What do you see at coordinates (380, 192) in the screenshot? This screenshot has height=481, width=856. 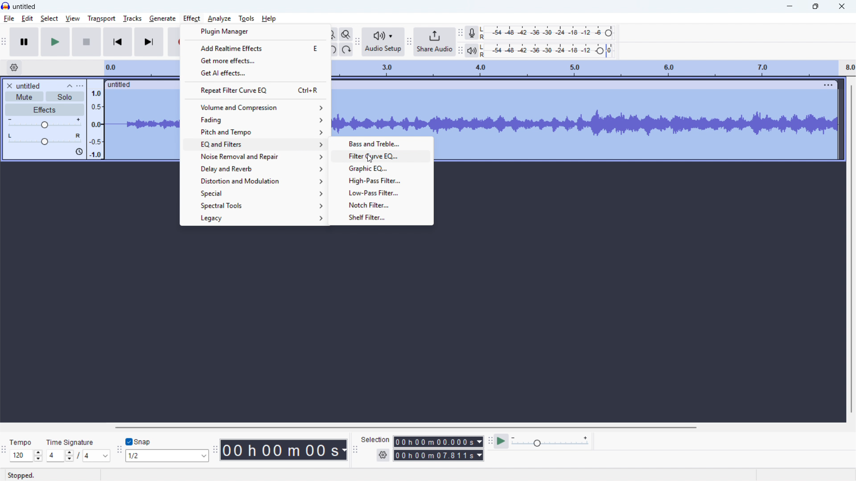 I see `Low pass filter` at bounding box center [380, 192].